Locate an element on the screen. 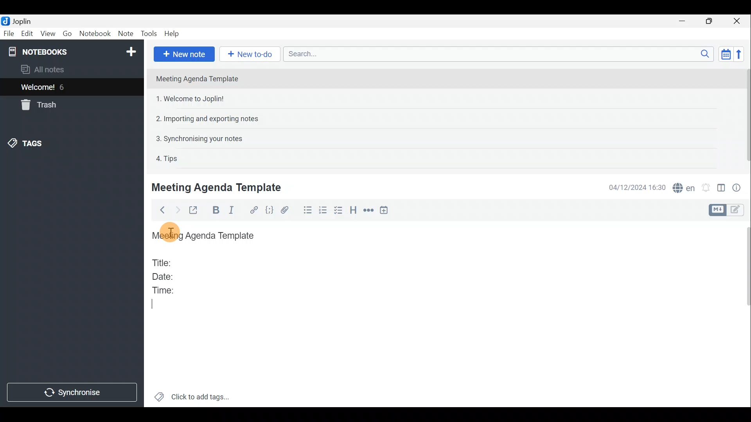  Numbered list is located at coordinates (323, 211).